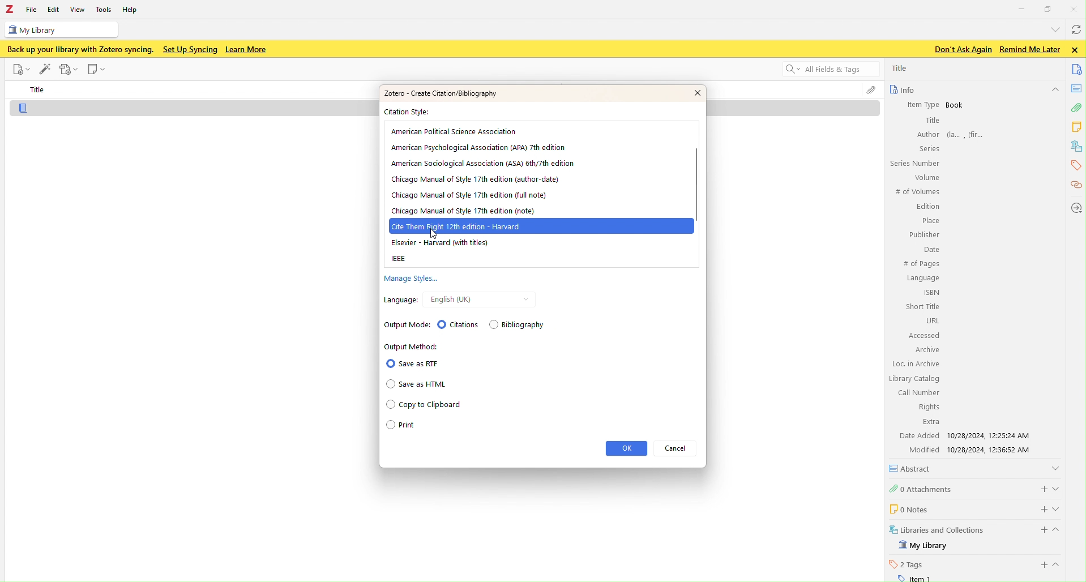  What do you see at coordinates (1075, 186) in the screenshot?
I see `citations` at bounding box center [1075, 186].